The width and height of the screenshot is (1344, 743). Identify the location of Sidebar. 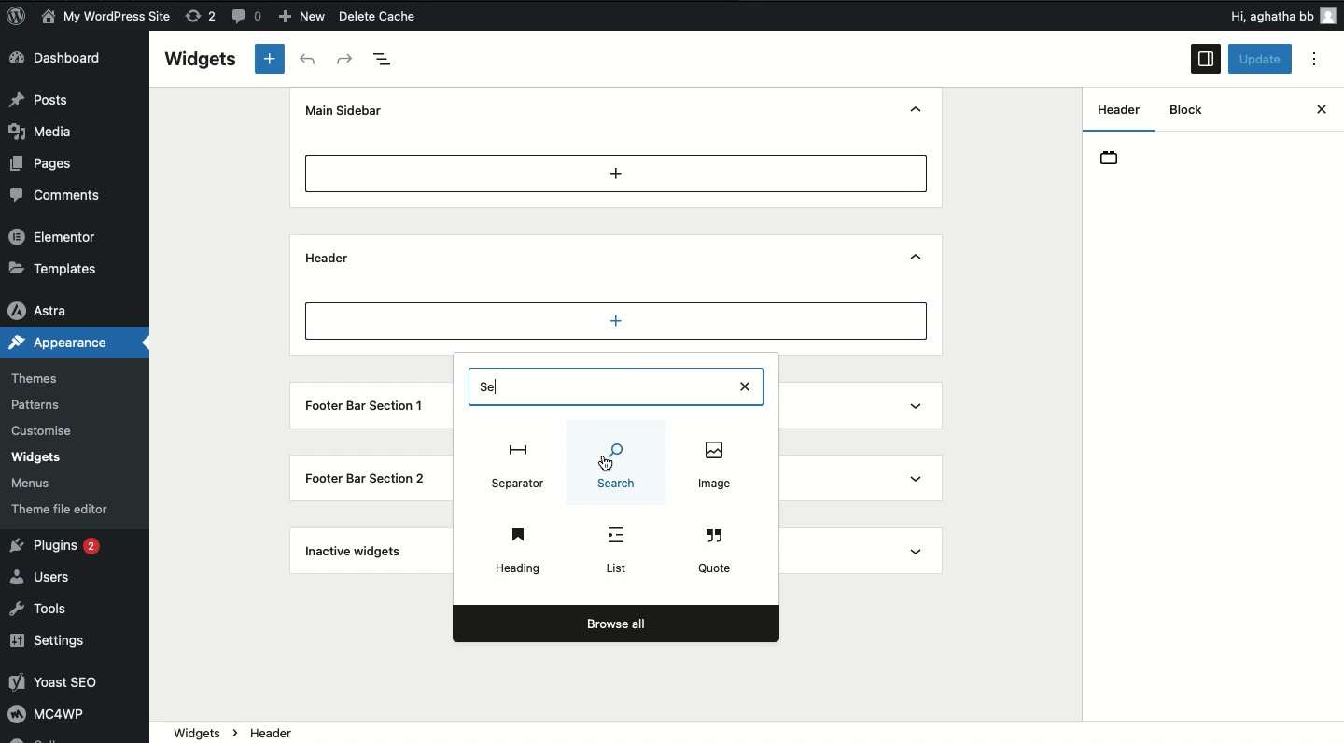
(1205, 60).